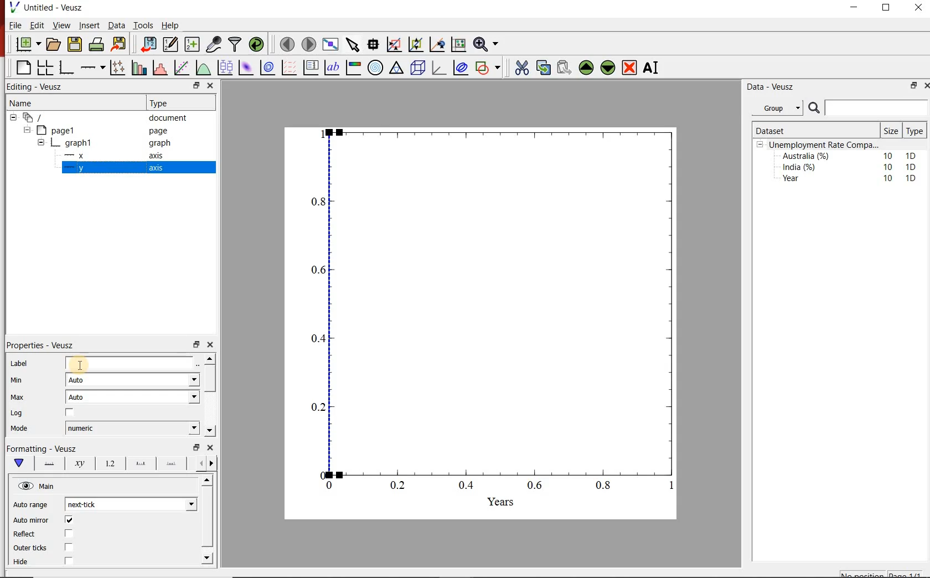  Describe the element at coordinates (488, 68) in the screenshot. I see `add a shapes` at that location.